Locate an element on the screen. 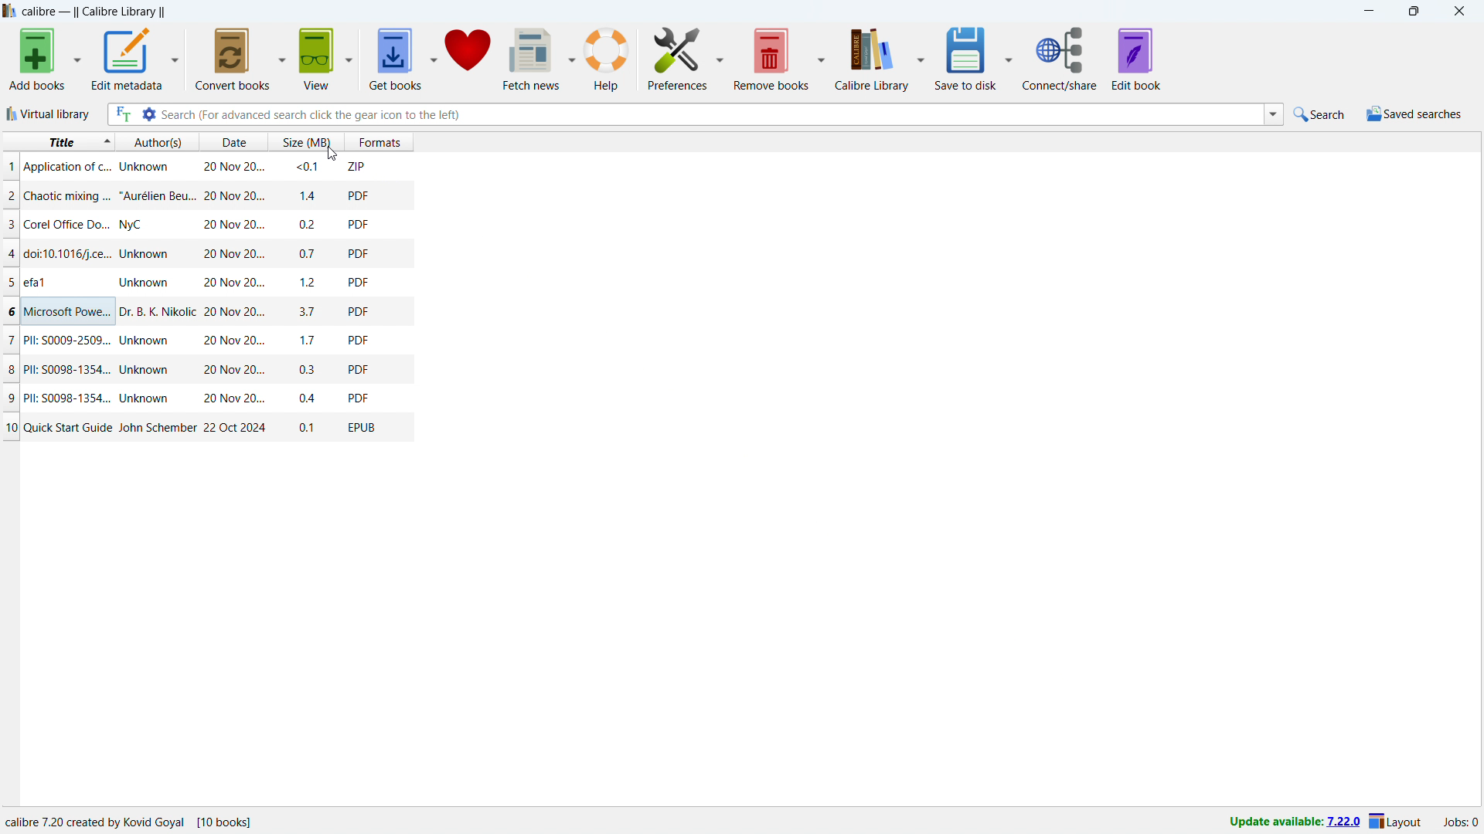 The height and width of the screenshot is (834, 1484). title is located at coordinates (94, 12).